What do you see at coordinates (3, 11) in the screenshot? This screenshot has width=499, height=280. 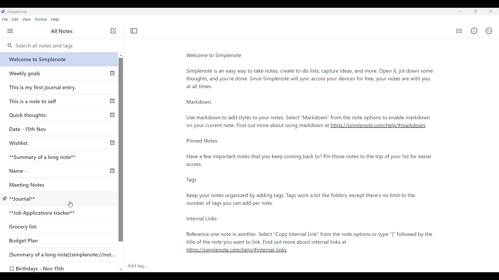 I see `Software logo` at bounding box center [3, 11].